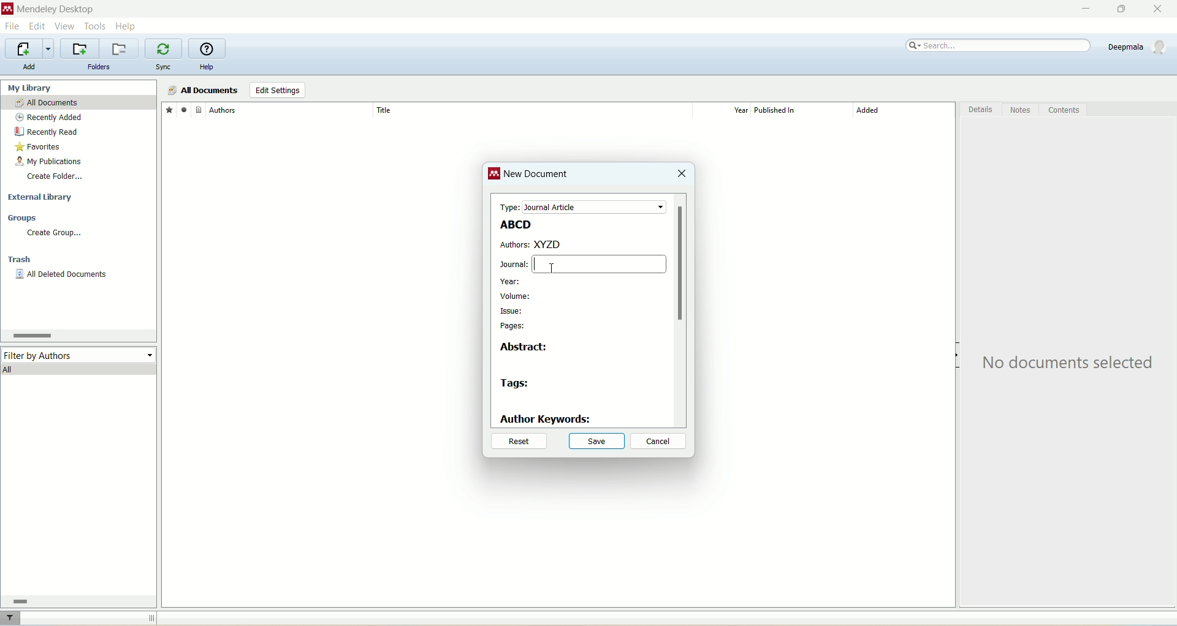 The width and height of the screenshot is (1177, 626). Describe the element at coordinates (76, 601) in the screenshot. I see `horizontal scroll bar` at that location.